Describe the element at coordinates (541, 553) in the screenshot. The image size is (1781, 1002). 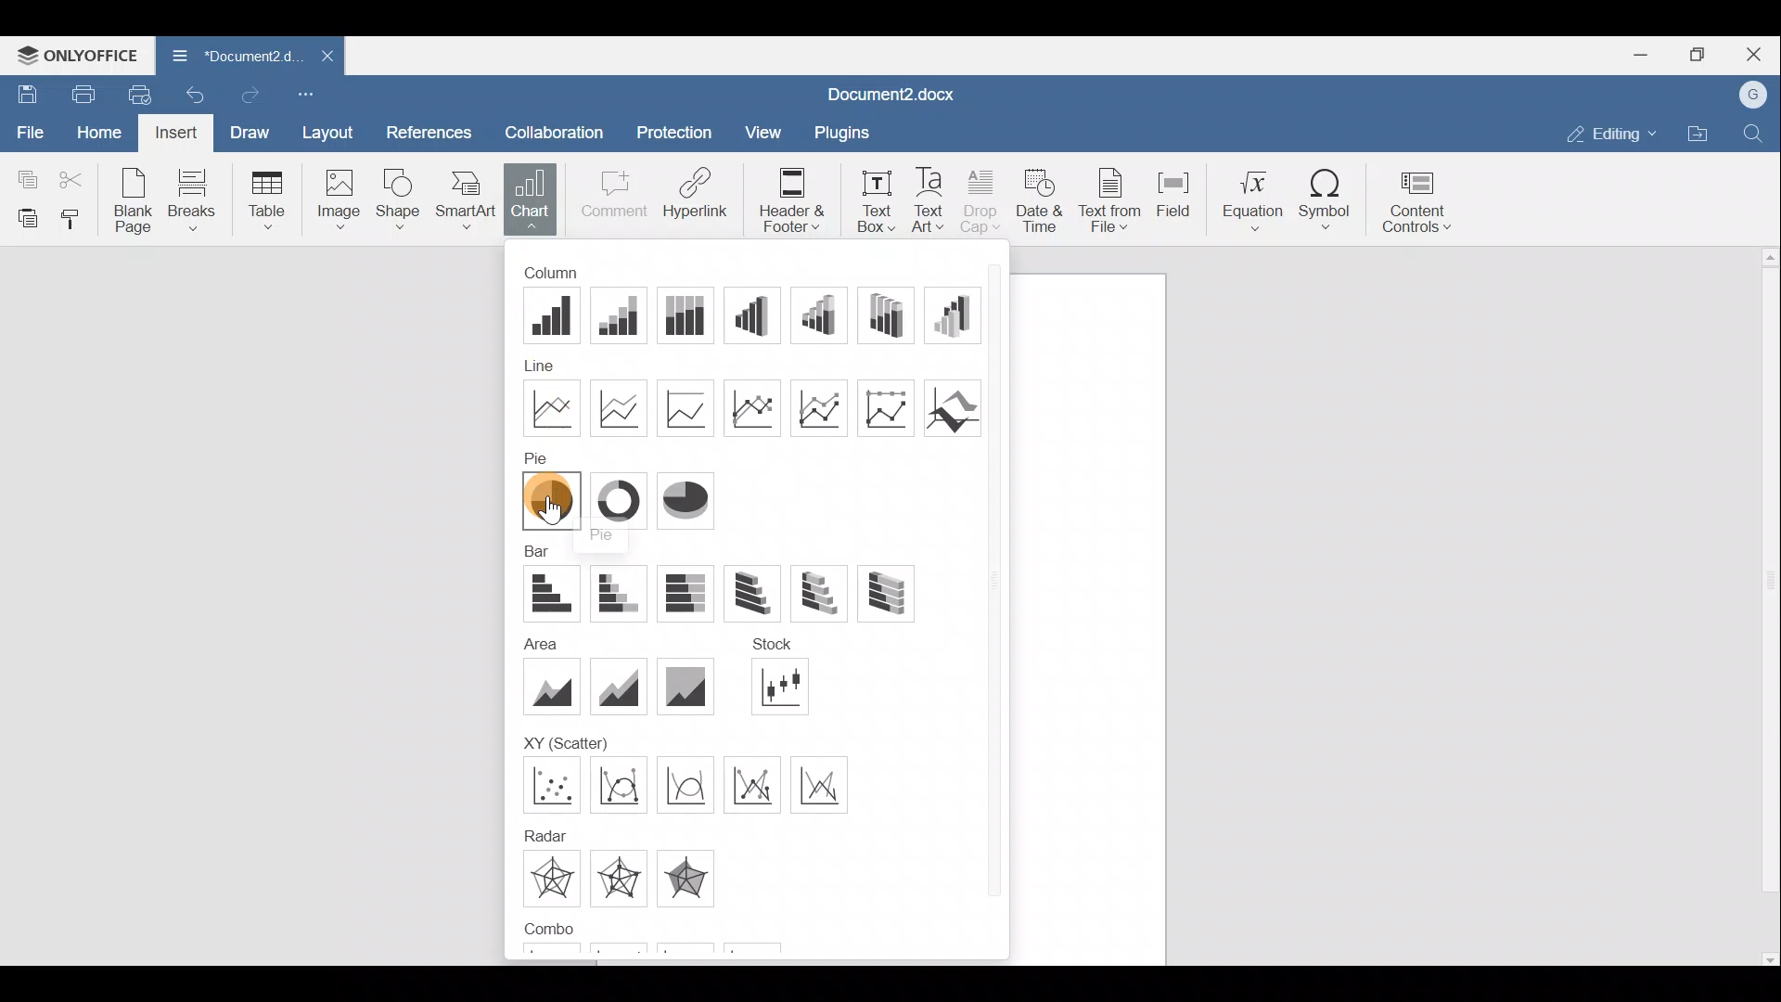
I see `Bar` at that location.